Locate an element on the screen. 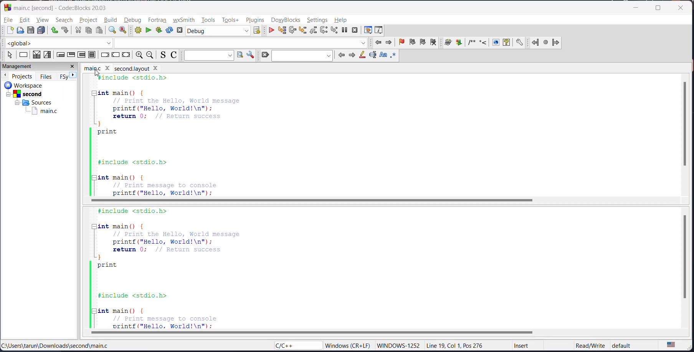  rebuild is located at coordinates (169, 30).